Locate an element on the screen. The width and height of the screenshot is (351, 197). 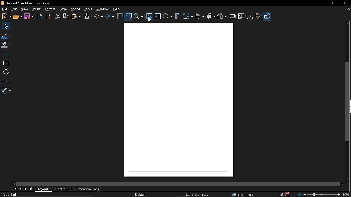
View is located at coordinates (25, 9).